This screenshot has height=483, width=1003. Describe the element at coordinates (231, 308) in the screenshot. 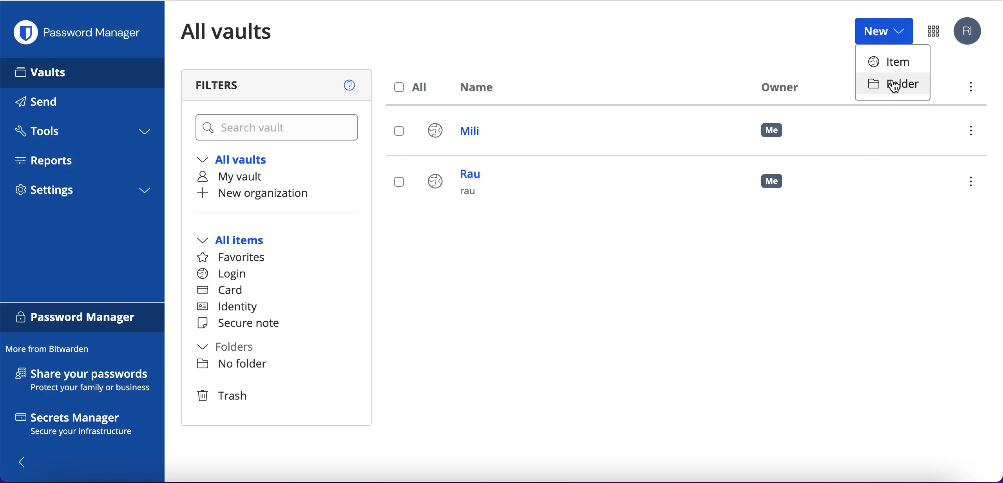

I see `identity` at that location.